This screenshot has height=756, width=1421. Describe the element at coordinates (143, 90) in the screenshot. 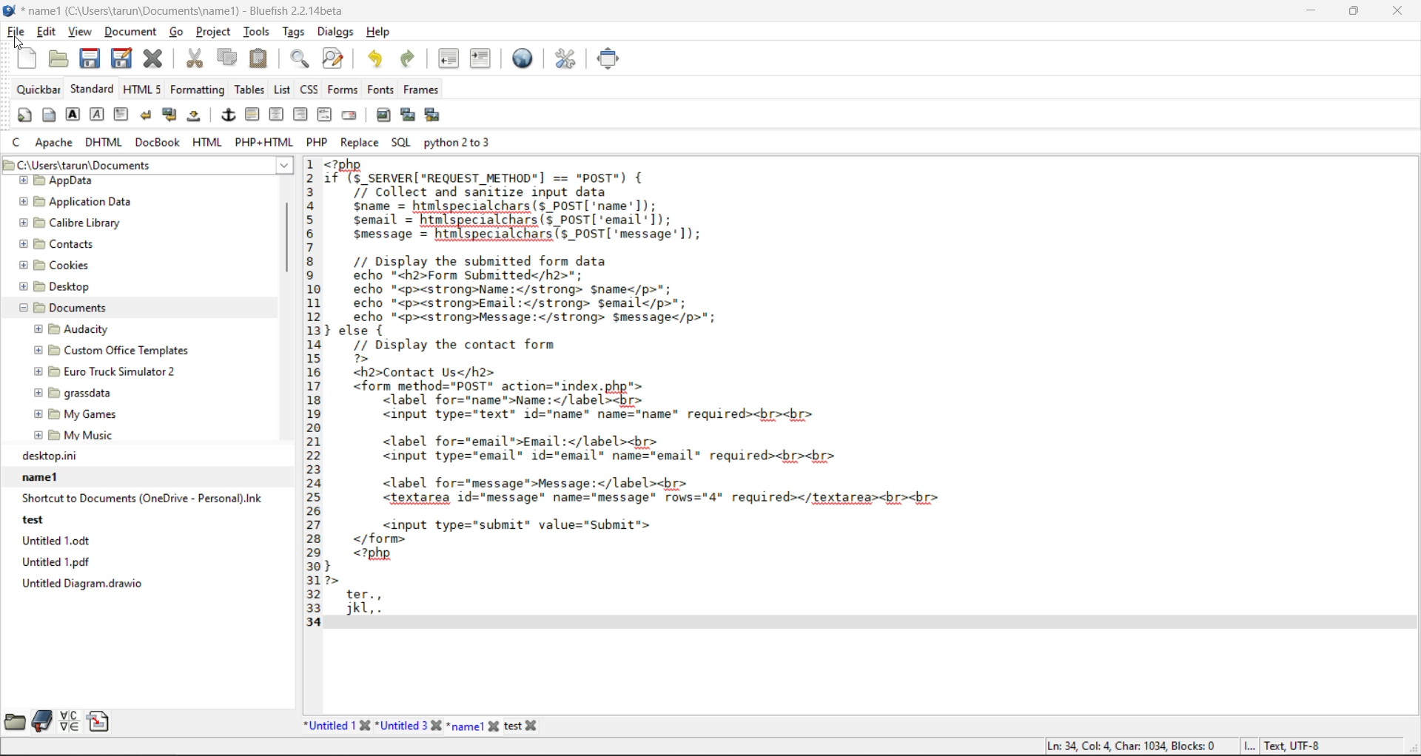

I see `html5` at that location.